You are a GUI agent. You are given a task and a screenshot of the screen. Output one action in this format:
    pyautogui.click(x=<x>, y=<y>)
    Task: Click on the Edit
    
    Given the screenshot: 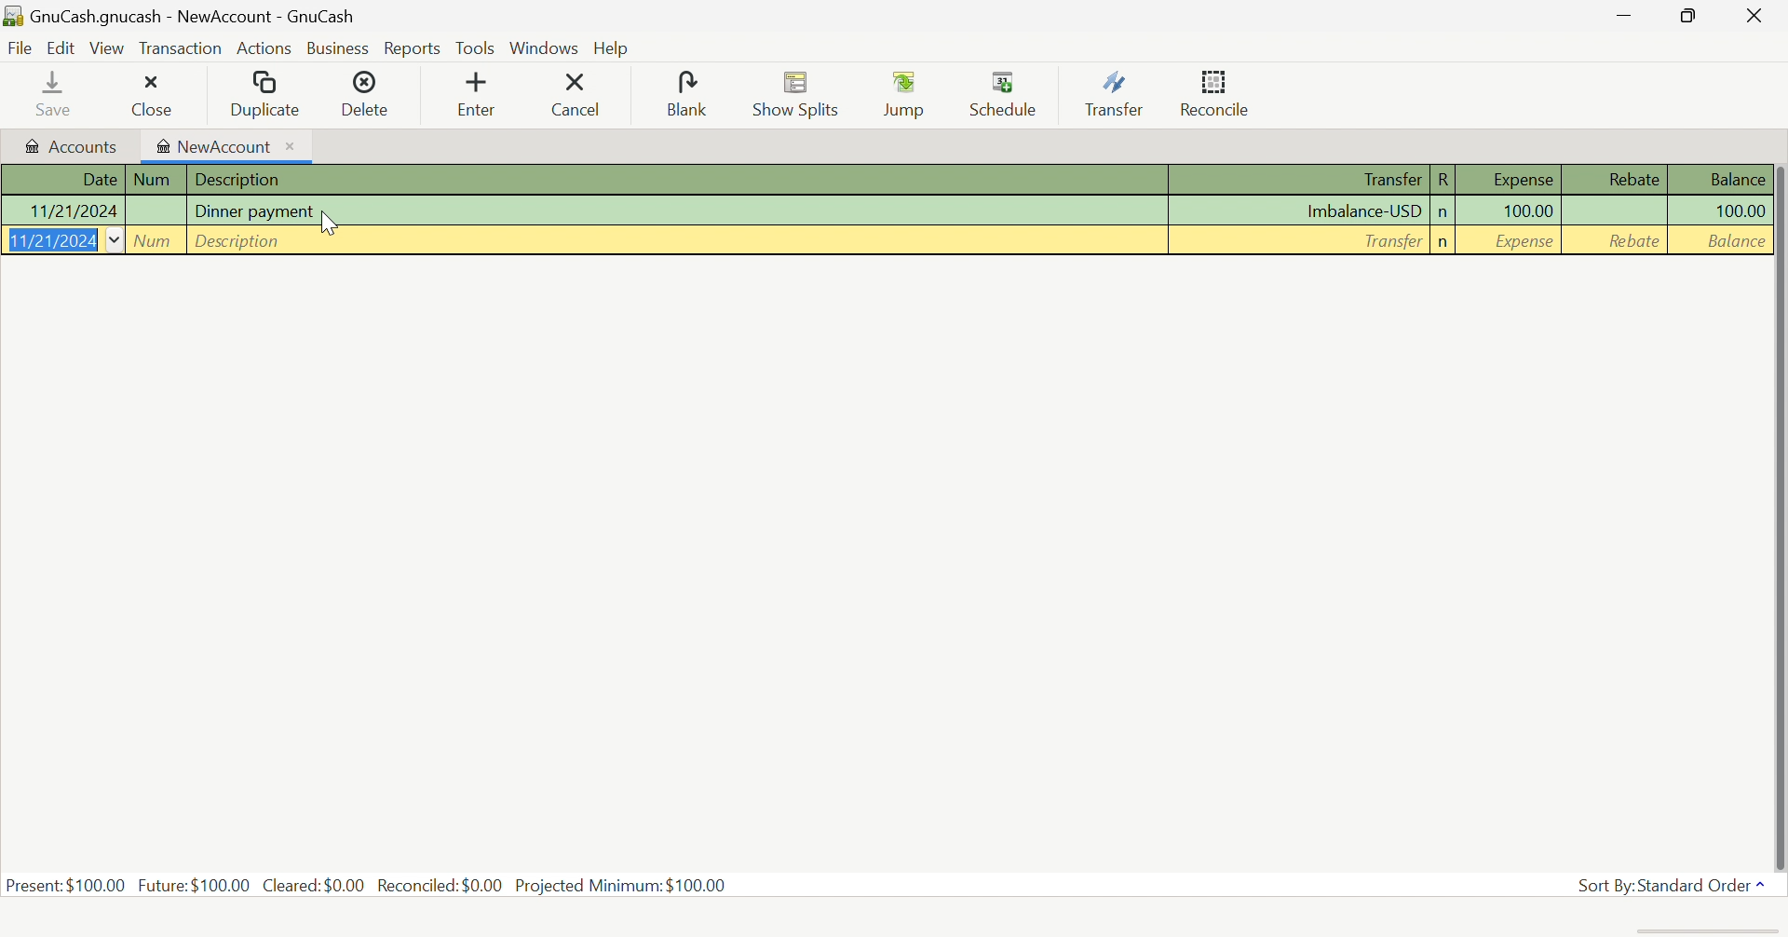 What is the action you would take?
    pyautogui.click(x=61, y=48)
    